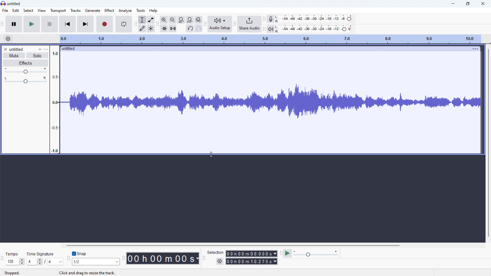  Describe the element at coordinates (41, 254) in the screenshot. I see `Time signature` at that location.